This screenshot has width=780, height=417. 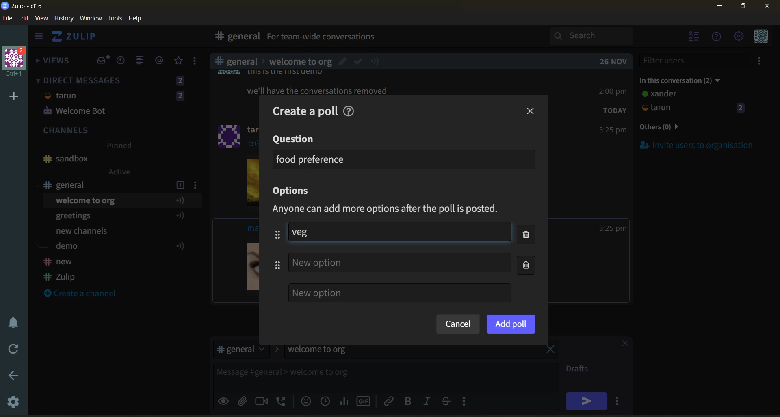 I want to click on close, so click(x=621, y=345).